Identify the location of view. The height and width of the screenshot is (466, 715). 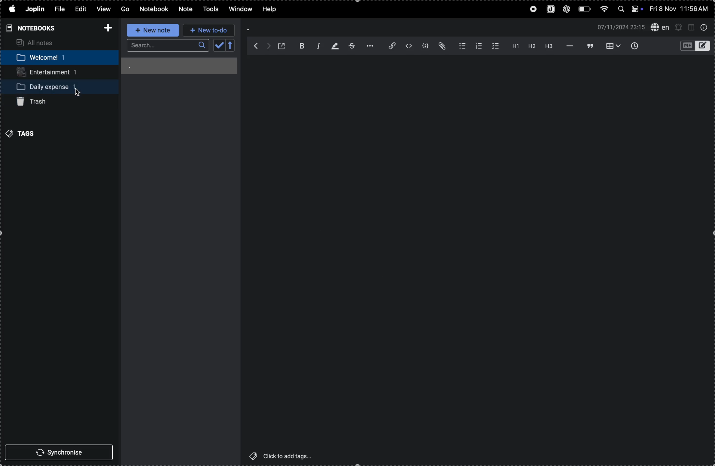
(102, 10).